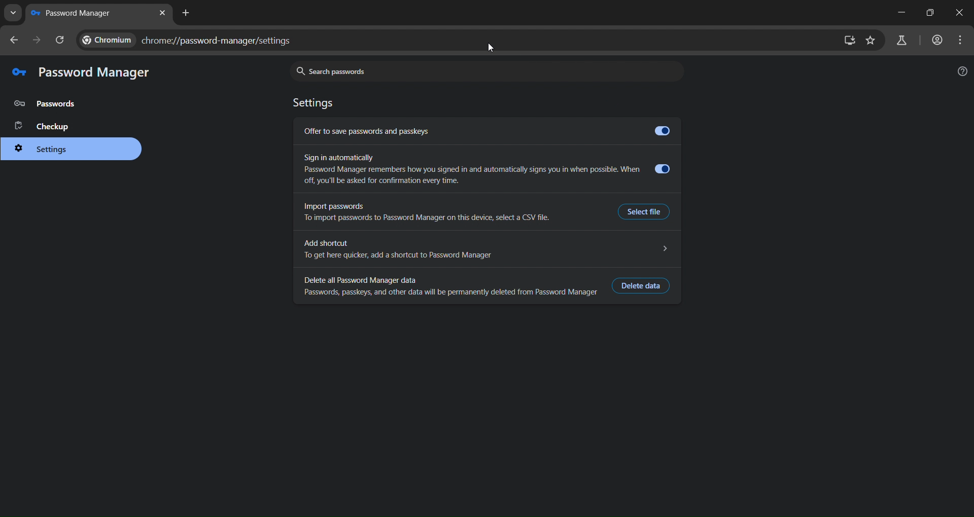 This screenshot has width=974, height=517. Describe the element at coordinates (871, 42) in the screenshot. I see `bookmark page` at that location.